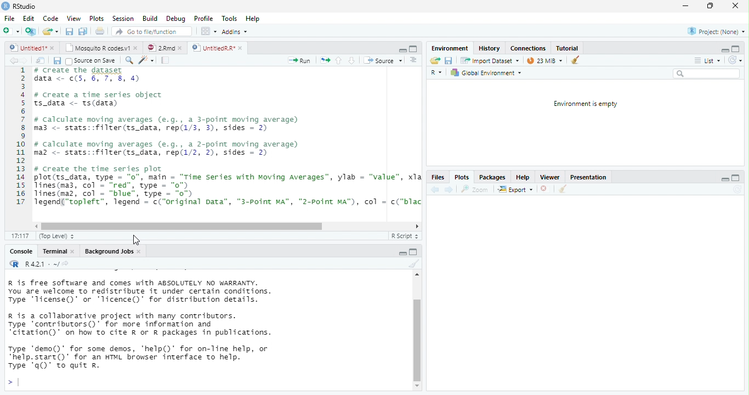  I want to click on clear, so click(575, 59).